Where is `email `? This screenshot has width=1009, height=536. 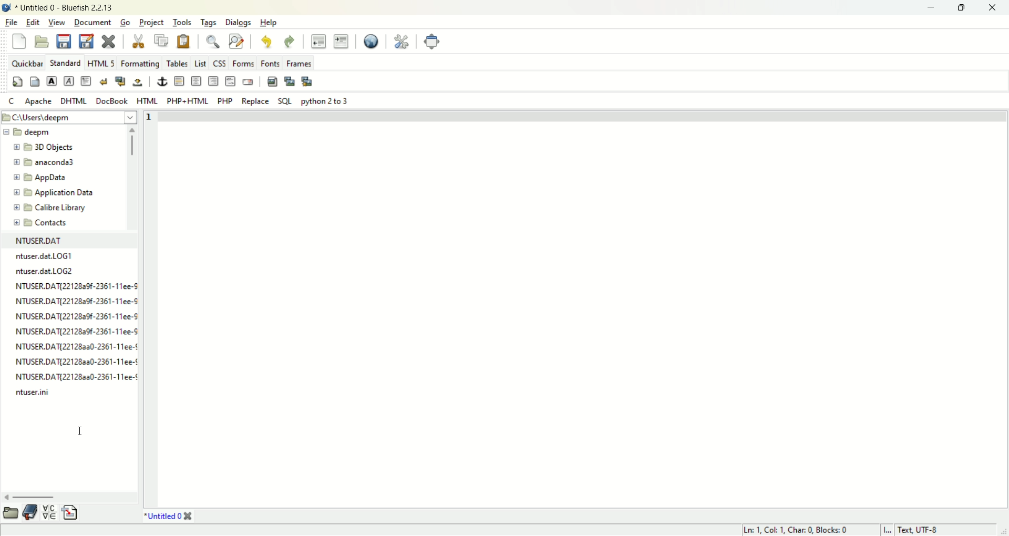
email  is located at coordinates (250, 81).